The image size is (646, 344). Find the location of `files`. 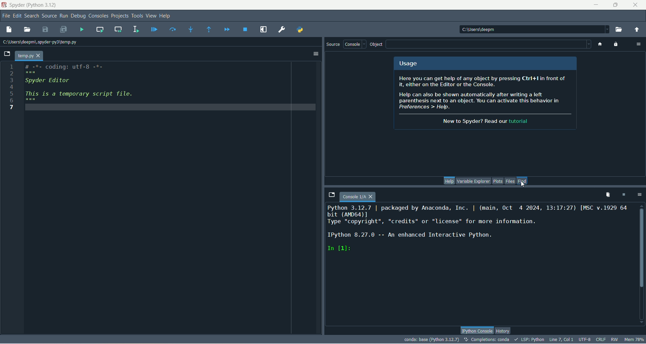

files is located at coordinates (510, 181).